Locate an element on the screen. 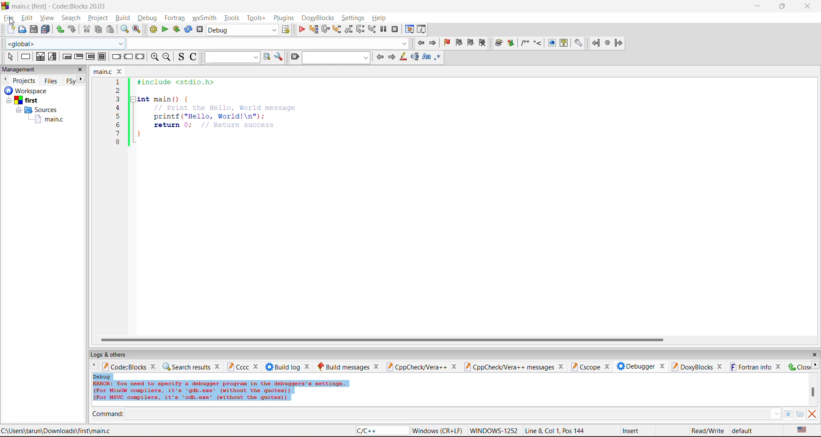 The image size is (821, 437). instruction is located at coordinates (25, 57).